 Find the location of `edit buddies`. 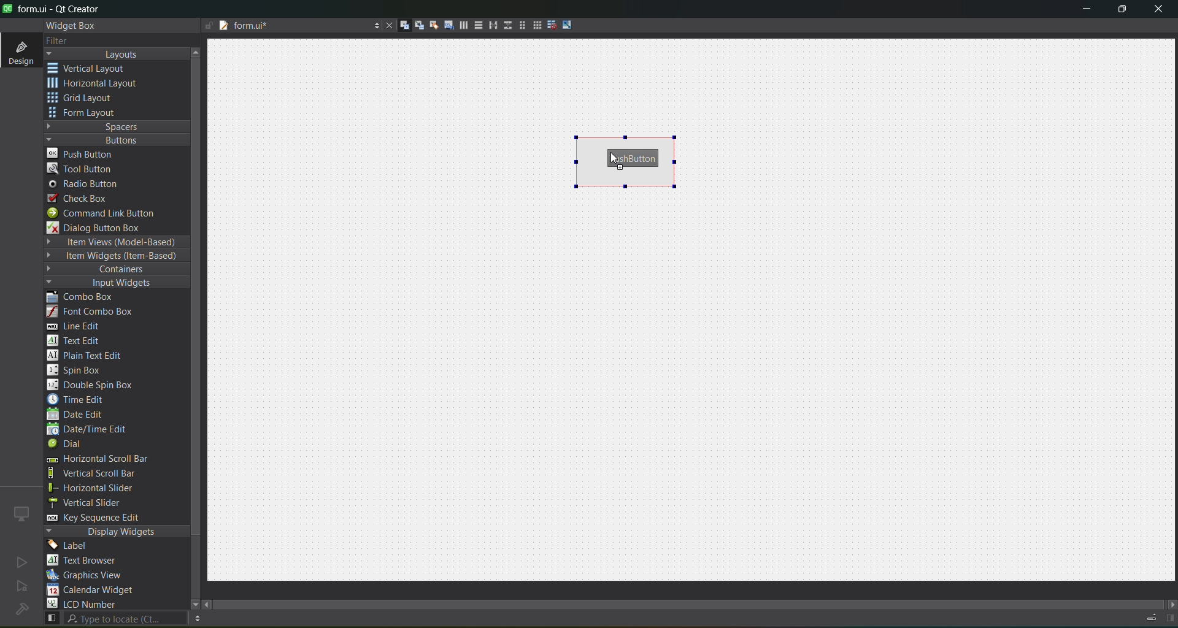

edit buddies is located at coordinates (429, 25).